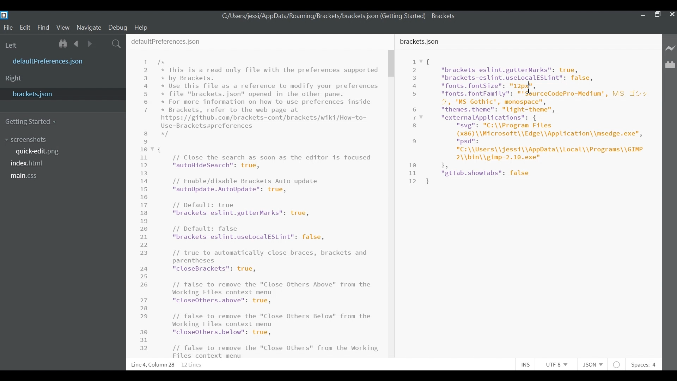 This screenshot has width=677, height=381. I want to click on Cursor, so click(530, 87).